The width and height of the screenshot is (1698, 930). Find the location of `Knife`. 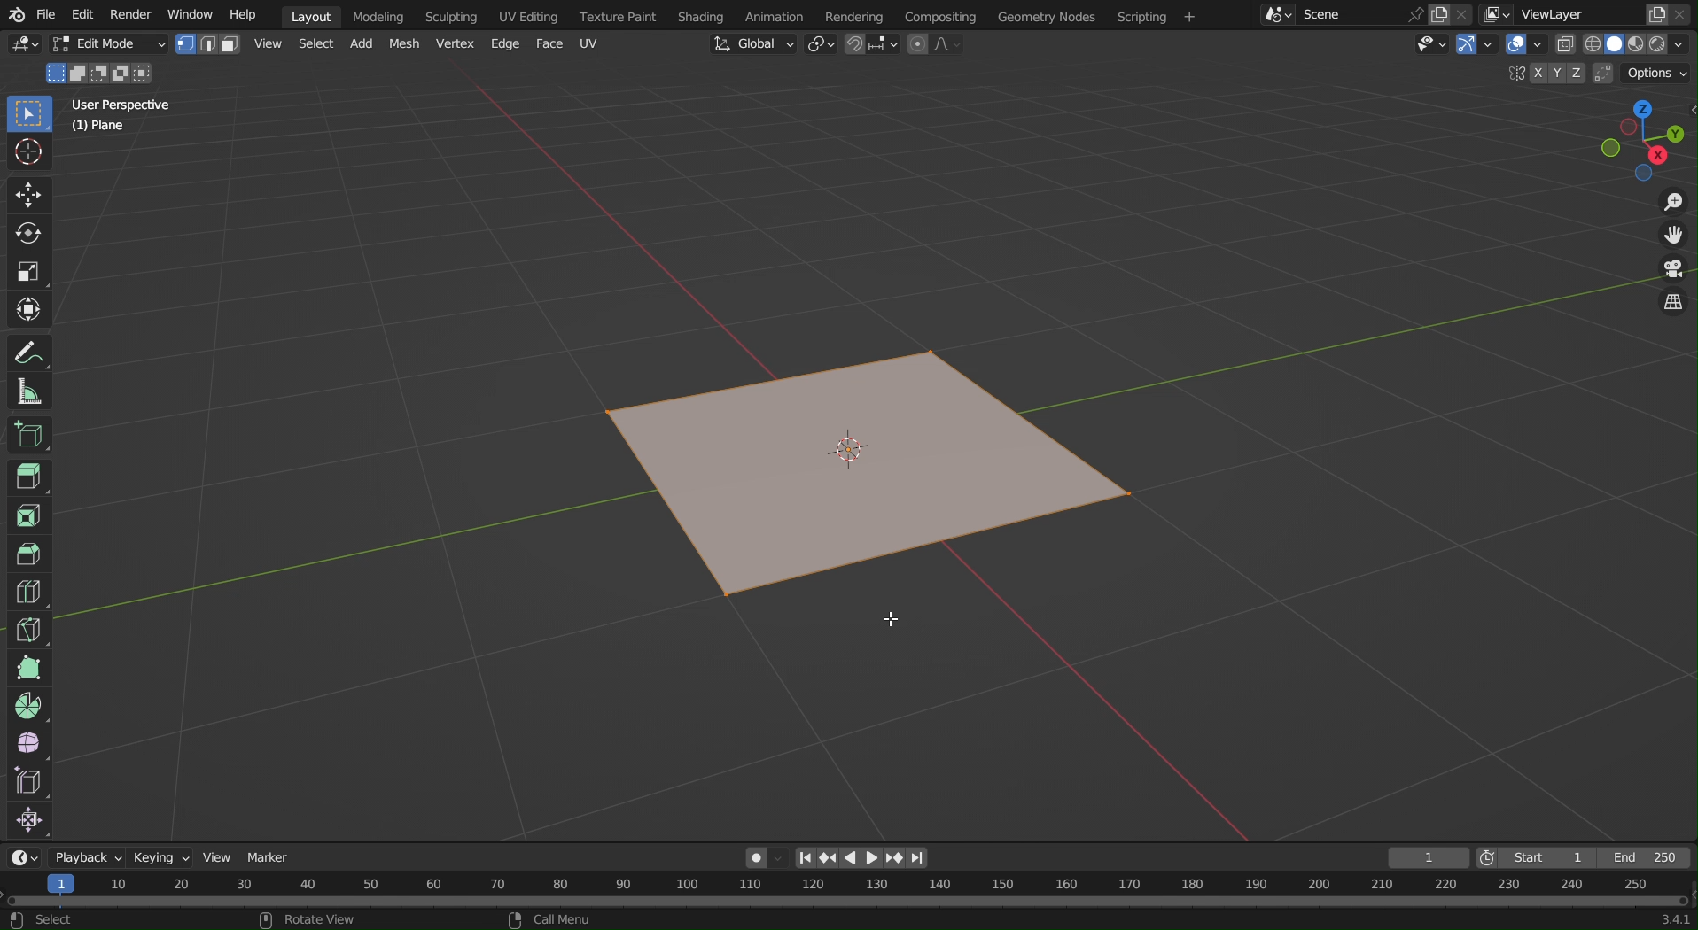

Knife is located at coordinates (28, 629).